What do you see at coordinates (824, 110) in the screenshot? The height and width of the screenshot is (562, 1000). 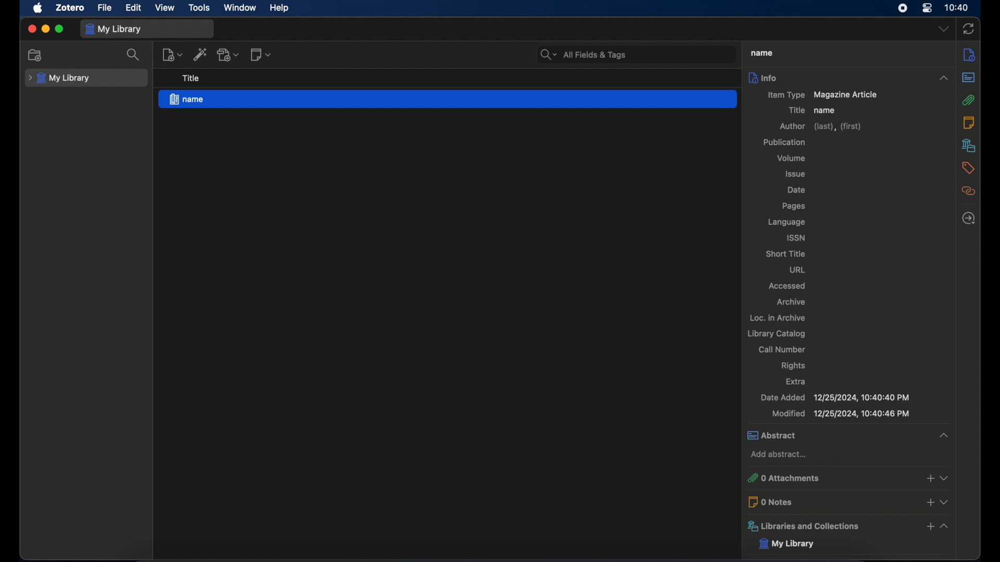 I see `name` at bounding box center [824, 110].